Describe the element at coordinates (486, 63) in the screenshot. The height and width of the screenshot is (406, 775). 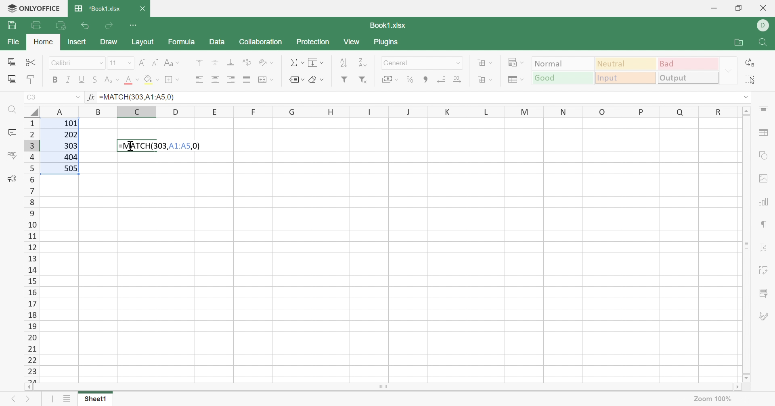
I see `Insert cells` at that location.